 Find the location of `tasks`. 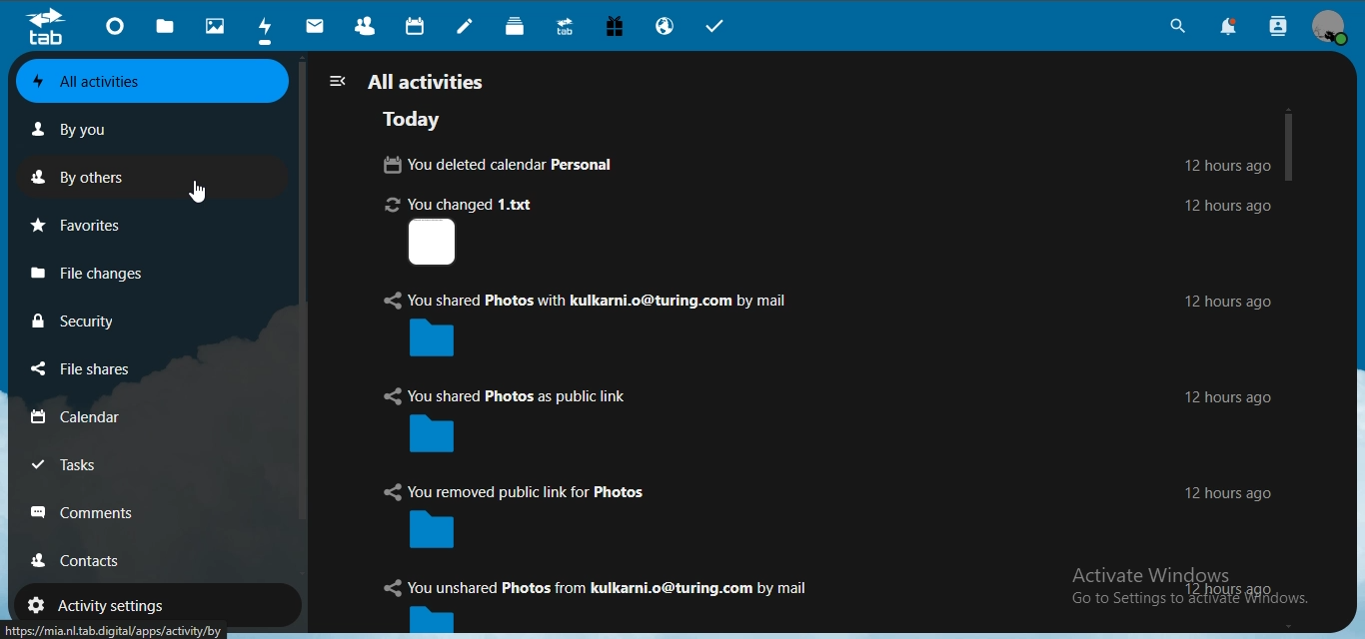

tasks is located at coordinates (719, 27).